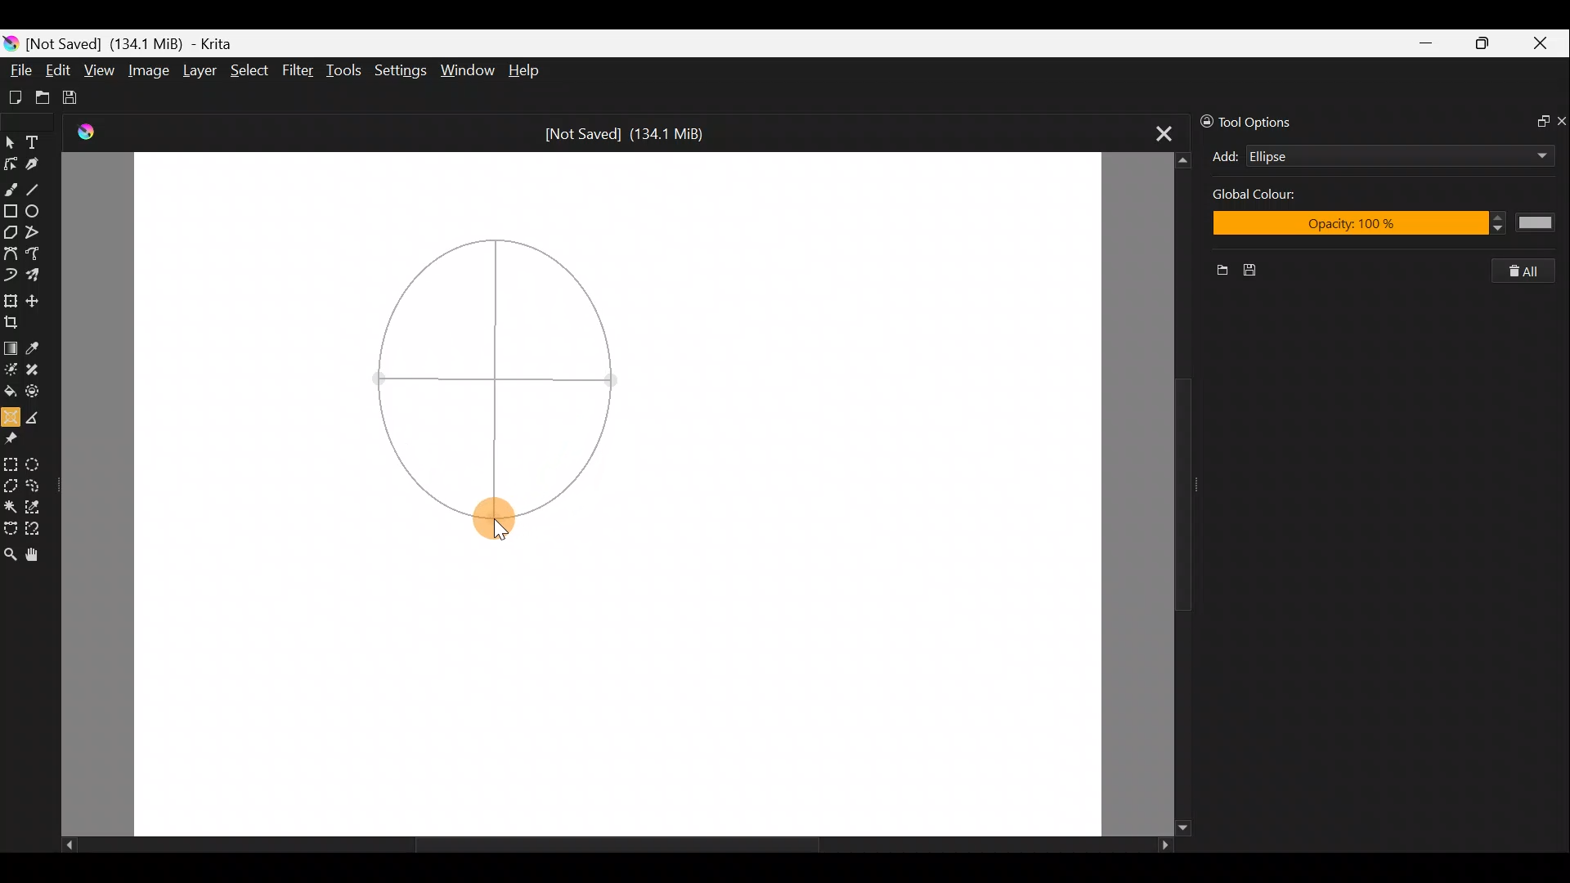 Image resolution: width=1570 pixels, height=883 pixels. I want to click on Help, so click(525, 71).